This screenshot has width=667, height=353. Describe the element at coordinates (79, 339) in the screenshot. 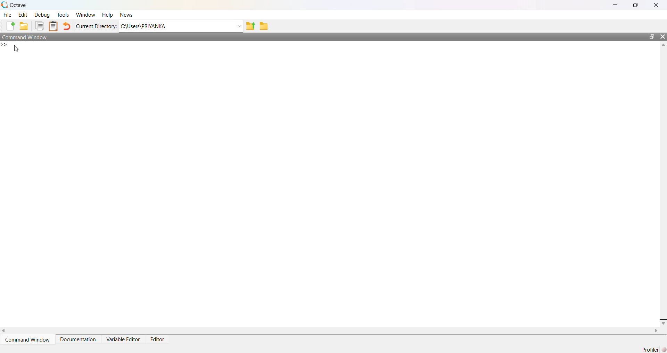

I see `Documentation` at that location.